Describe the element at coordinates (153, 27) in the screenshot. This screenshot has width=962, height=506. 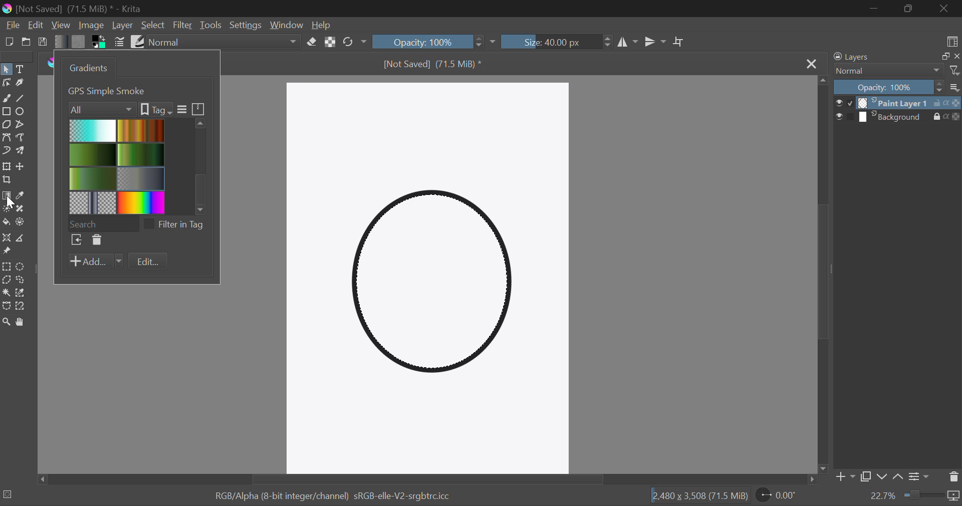
I see `Select` at that location.